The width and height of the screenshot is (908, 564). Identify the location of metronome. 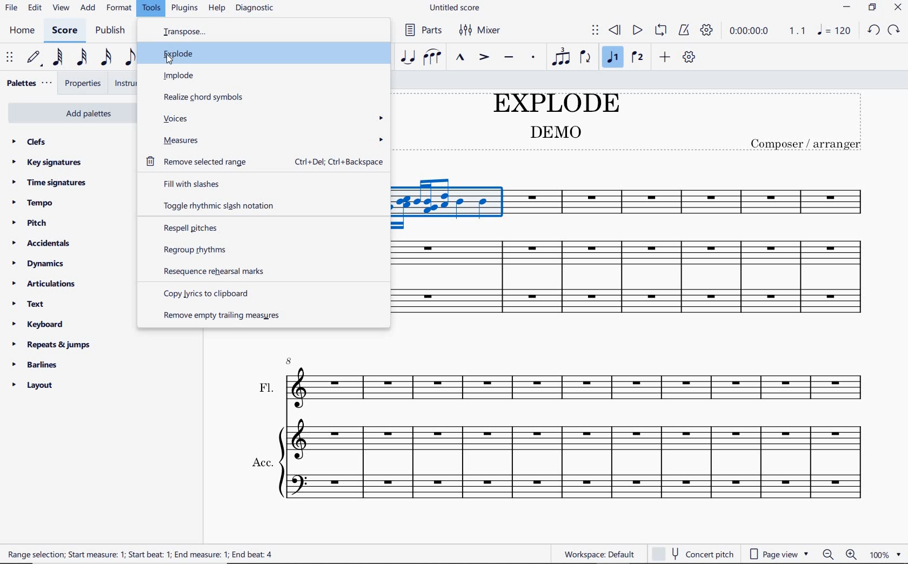
(684, 30).